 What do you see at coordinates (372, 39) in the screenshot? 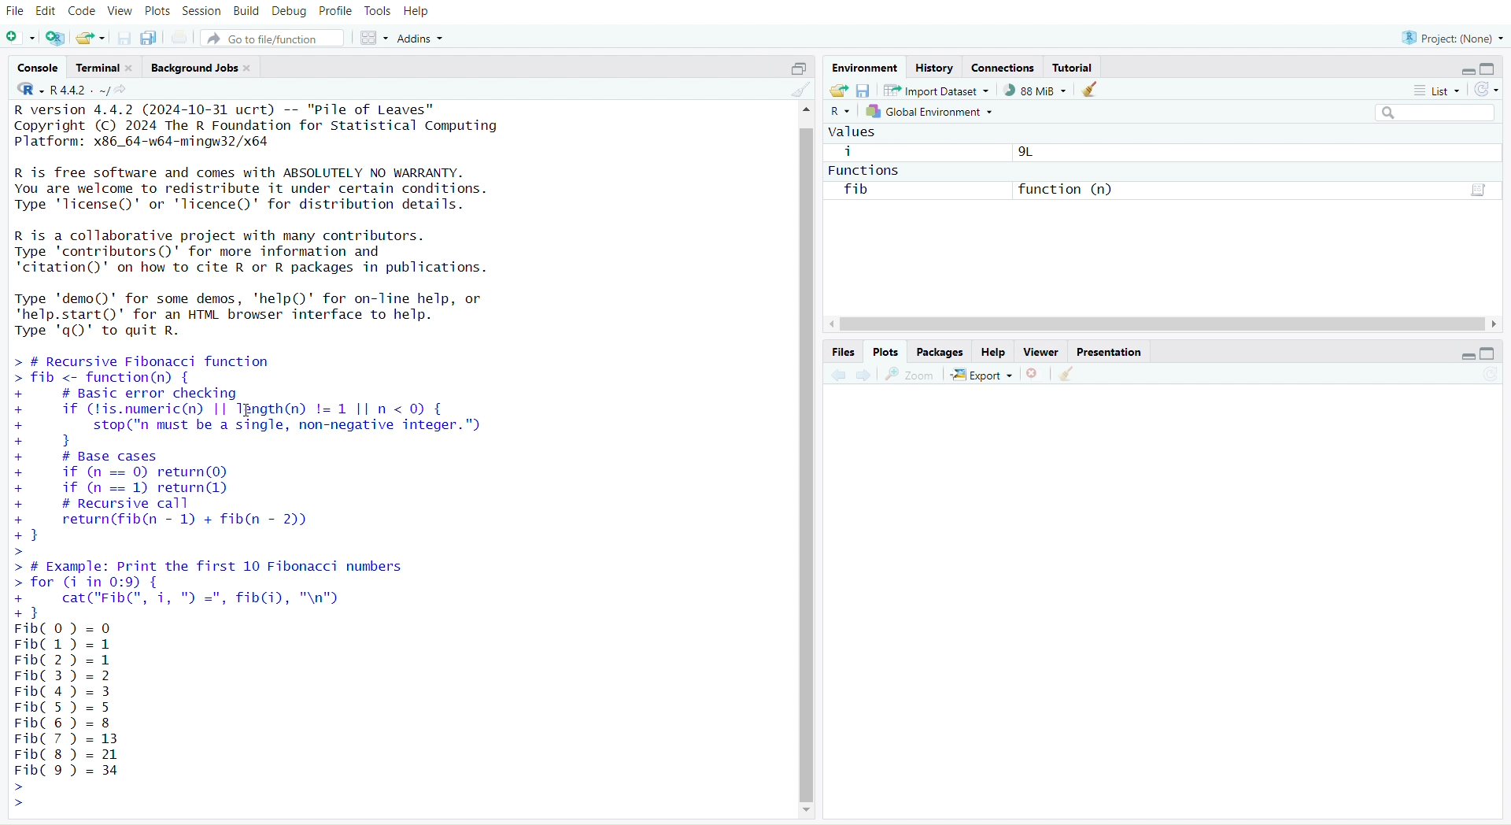
I see `workspace panes` at bounding box center [372, 39].